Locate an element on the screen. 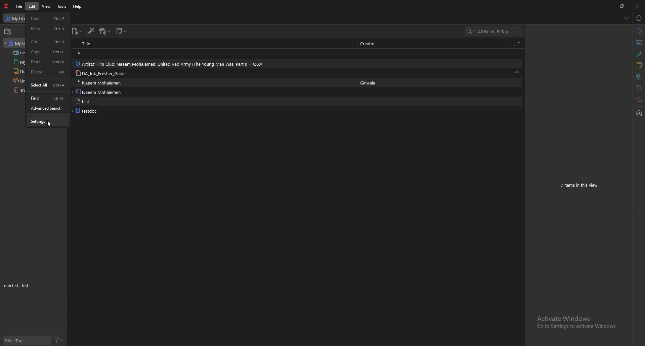 Image resolution: width=645 pixels, height=346 pixels. attachment is located at coordinates (518, 43).